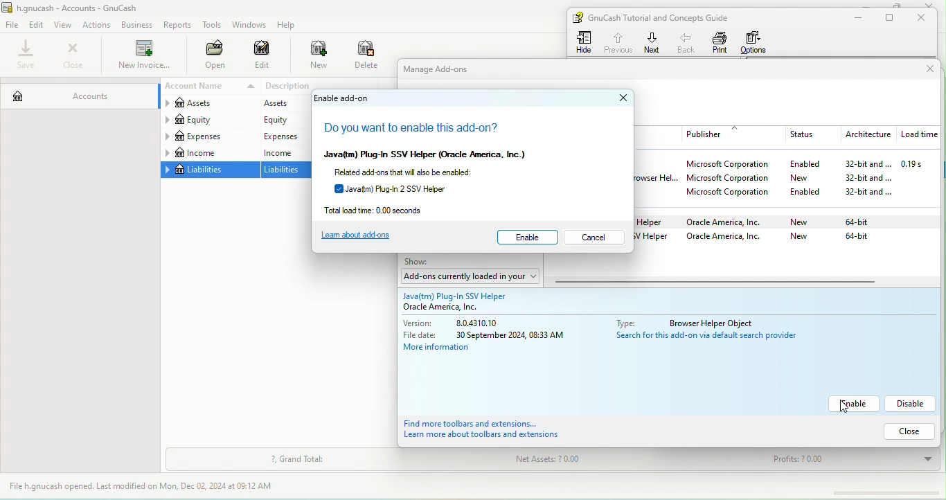 The height and width of the screenshot is (500, 946). I want to click on edit, so click(262, 57).